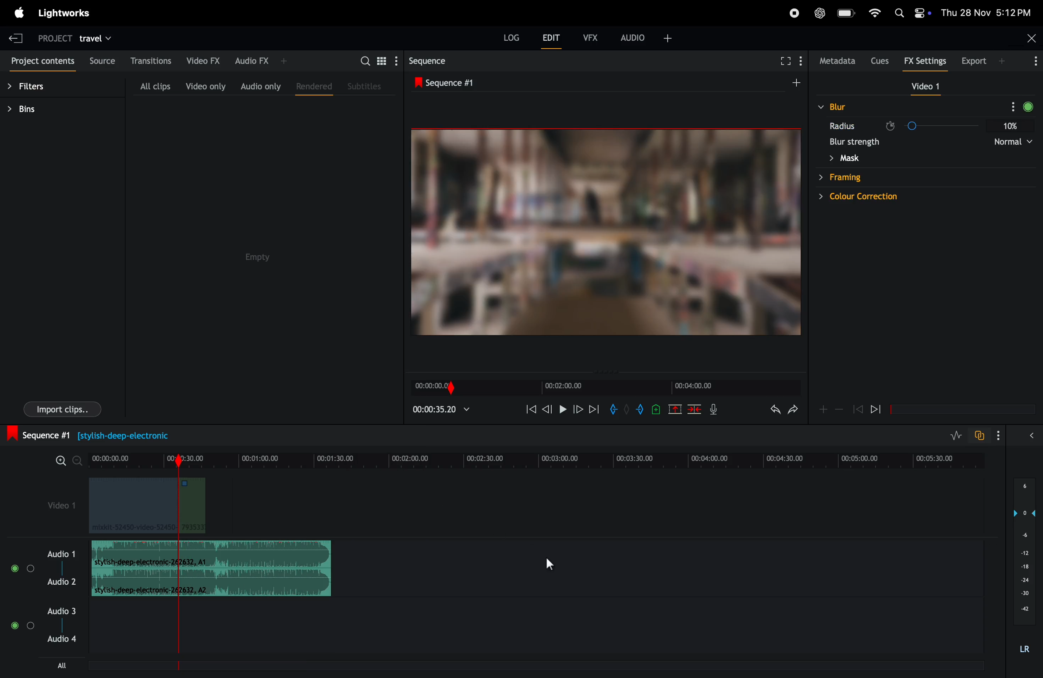 This screenshot has width=1043, height=678. I want to click on remove market section, so click(674, 411).